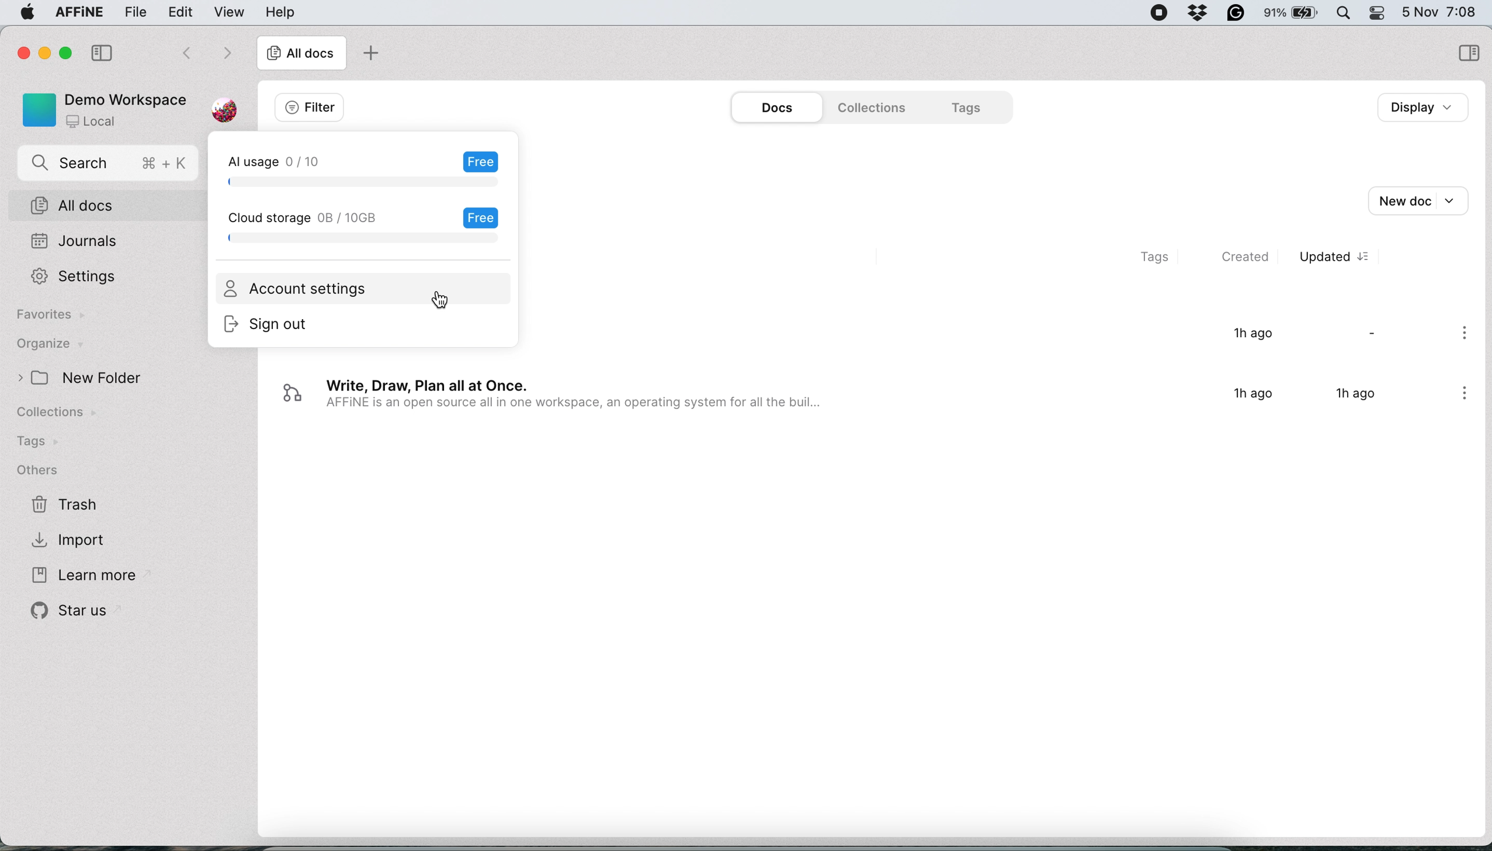 The height and width of the screenshot is (851, 1492). Describe the element at coordinates (1465, 336) in the screenshot. I see `more options` at that location.